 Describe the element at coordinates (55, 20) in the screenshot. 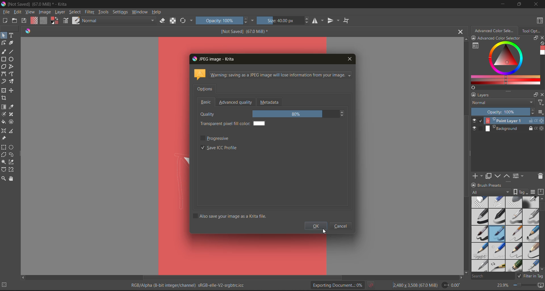

I see `background color selector` at that location.